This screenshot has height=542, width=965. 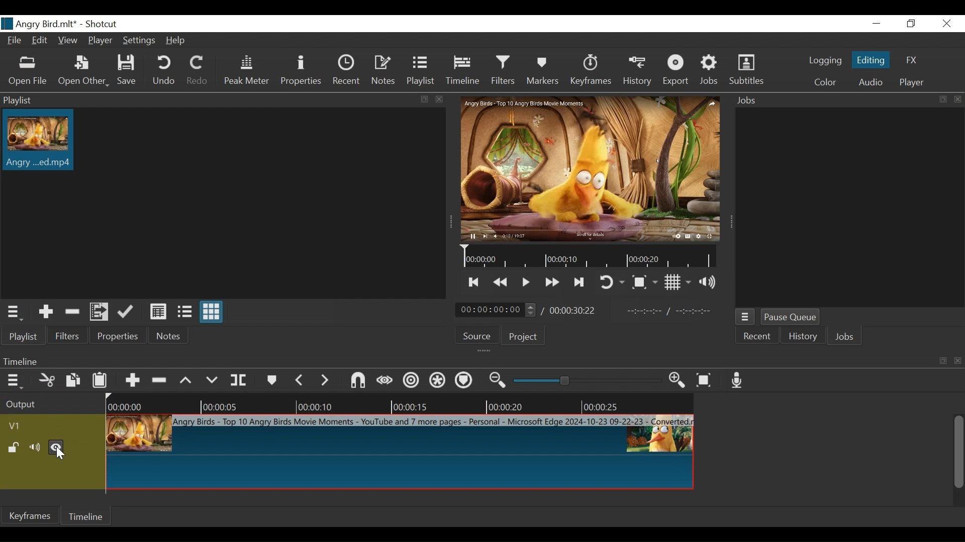 I want to click on Open File, so click(x=28, y=72).